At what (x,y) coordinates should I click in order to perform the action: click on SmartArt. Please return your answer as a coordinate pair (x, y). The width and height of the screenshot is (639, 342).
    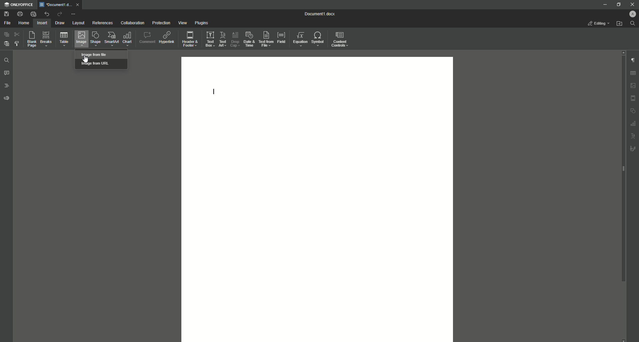
    Looking at the image, I should click on (112, 39).